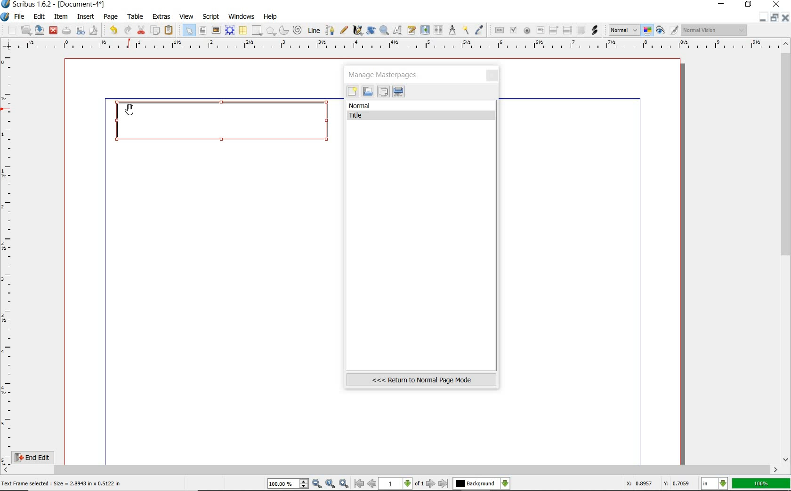 The image size is (791, 491). I want to click on Normal Vision, so click(715, 31).